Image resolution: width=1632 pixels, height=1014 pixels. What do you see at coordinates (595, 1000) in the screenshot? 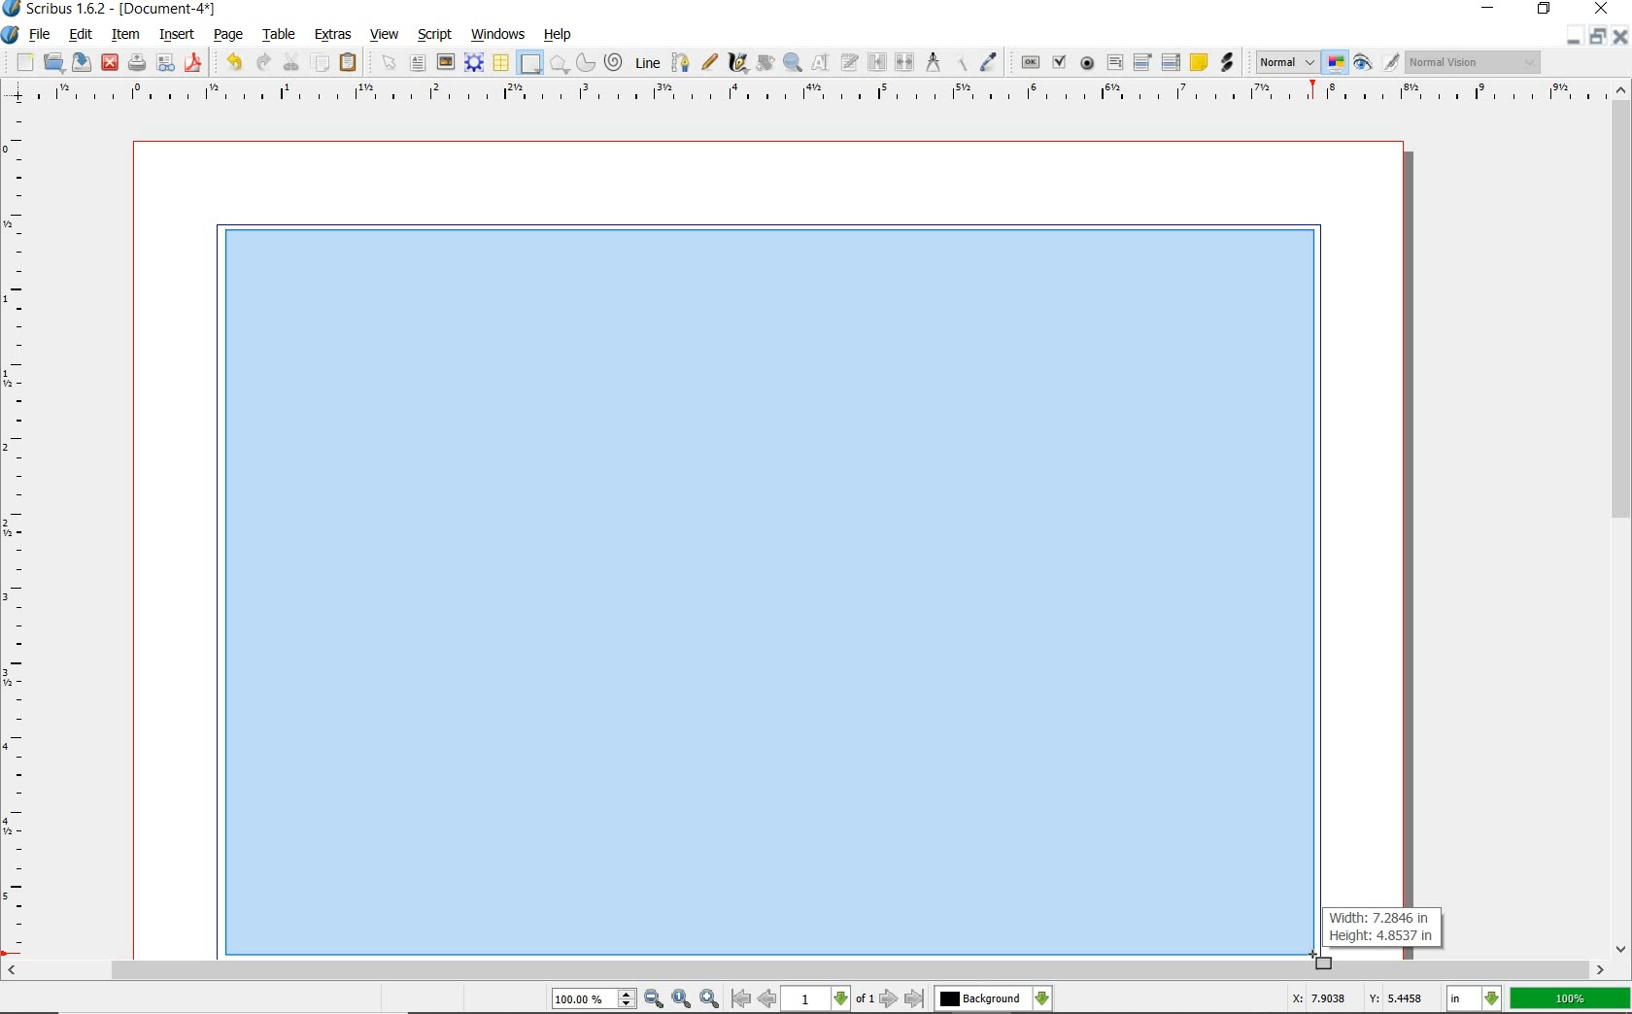
I see `100.00%` at bounding box center [595, 1000].